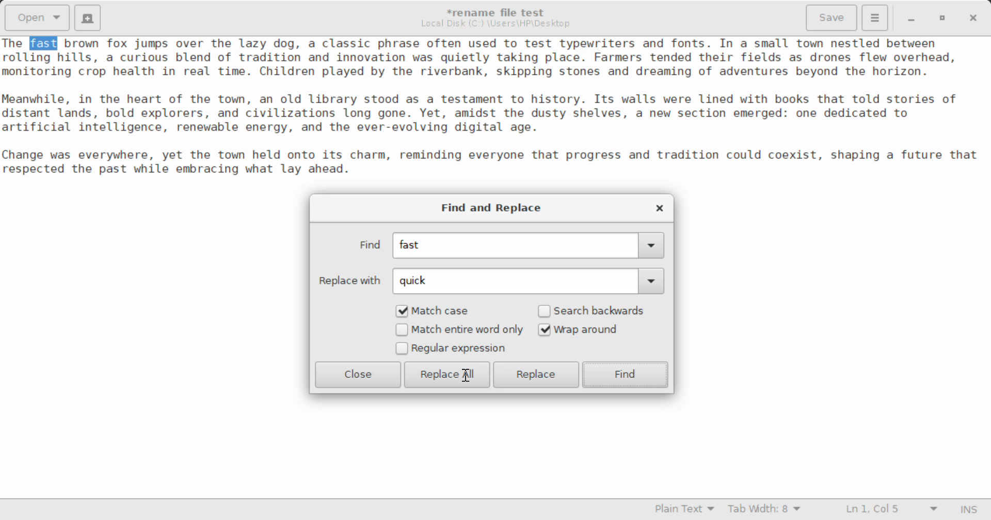  What do you see at coordinates (944, 18) in the screenshot?
I see `Minimize` at bounding box center [944, 18].